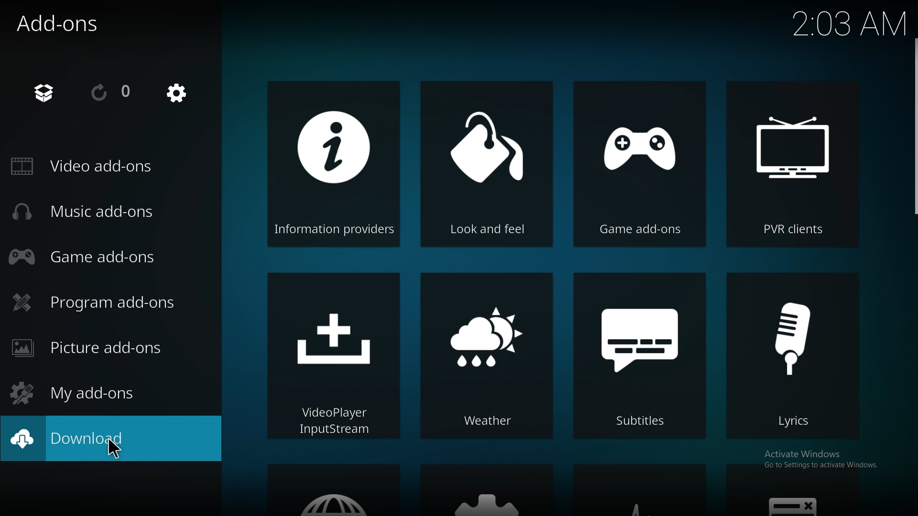 Image resolution: width=918 pixels, height=516 pixels. I want to click on program add ons, so click(98, 301).